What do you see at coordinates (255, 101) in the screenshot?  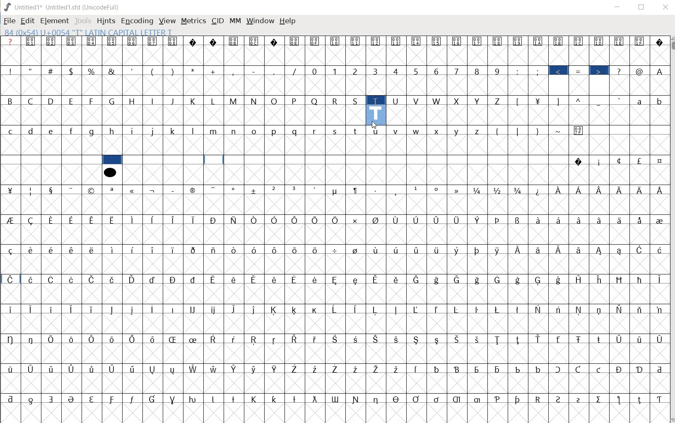 I see `N` at bounding box center [255, 101].